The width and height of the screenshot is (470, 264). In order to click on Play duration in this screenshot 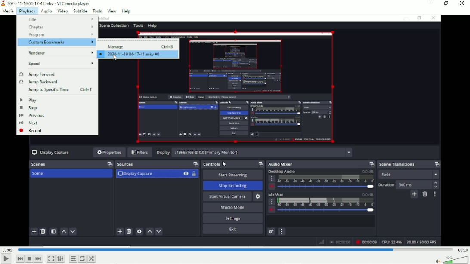, I will do `click(235, 249)`.